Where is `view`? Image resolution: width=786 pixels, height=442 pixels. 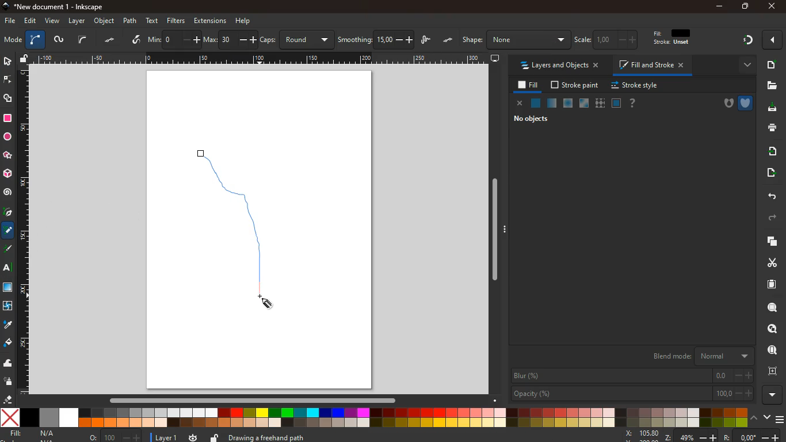
view is located at coordinates (52, 21).